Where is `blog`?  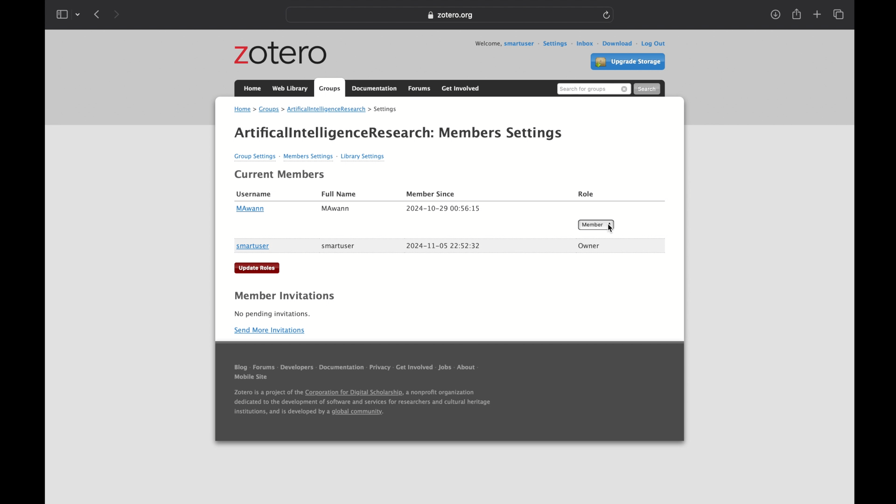 blog is located at coordinates (241, 369).